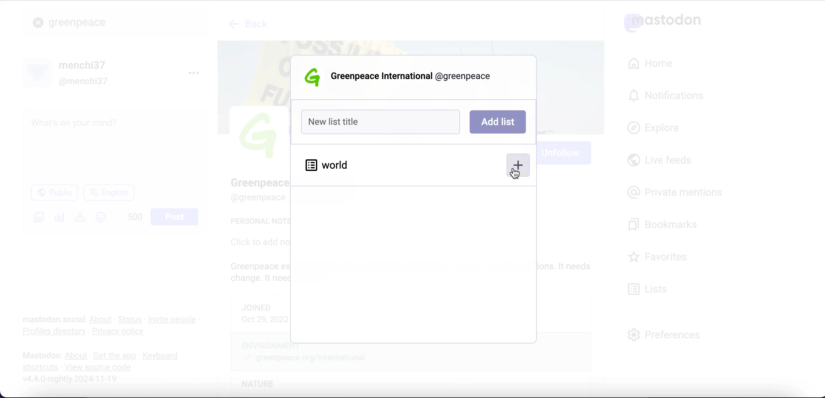 The image size is (825, 398). I want to click on user, so click(416, 78).